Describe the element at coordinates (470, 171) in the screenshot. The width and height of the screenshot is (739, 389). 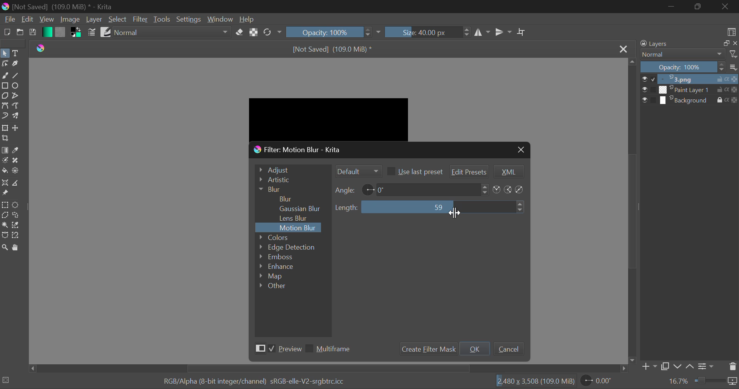
I see `Edit Presets` at that location.